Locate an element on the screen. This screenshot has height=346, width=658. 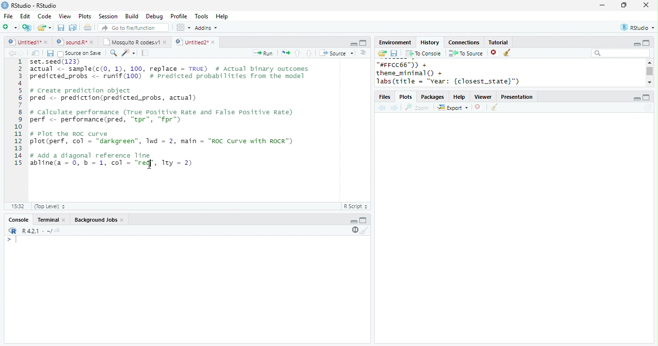
save is located at coordinates (50, 53).